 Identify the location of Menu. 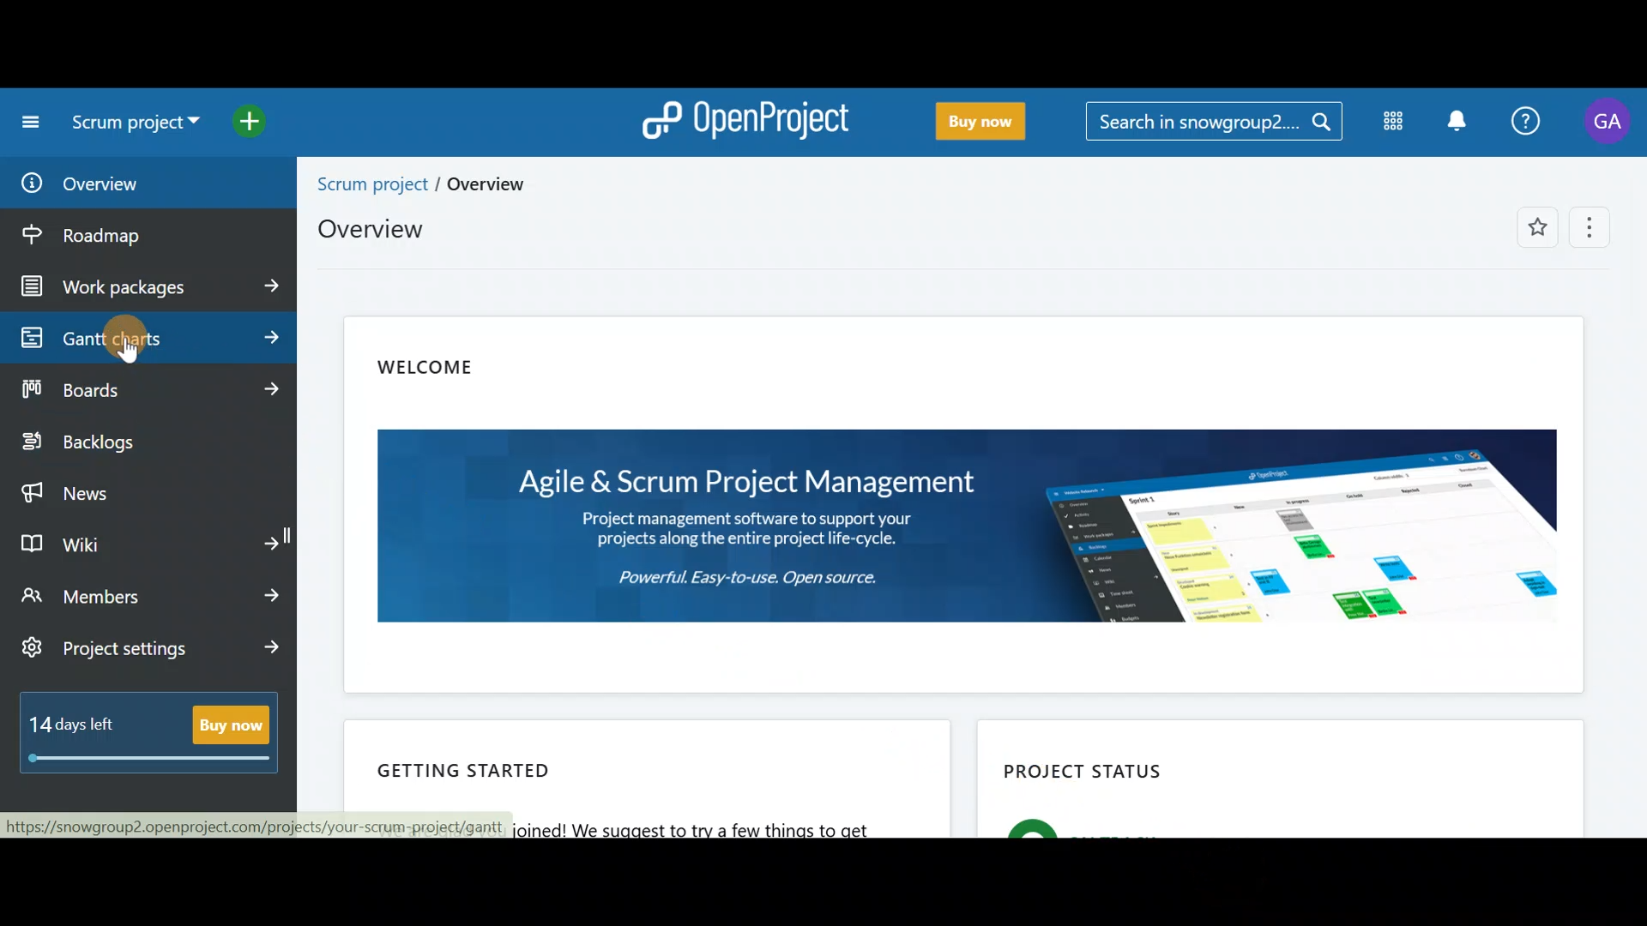
(1595, 226).